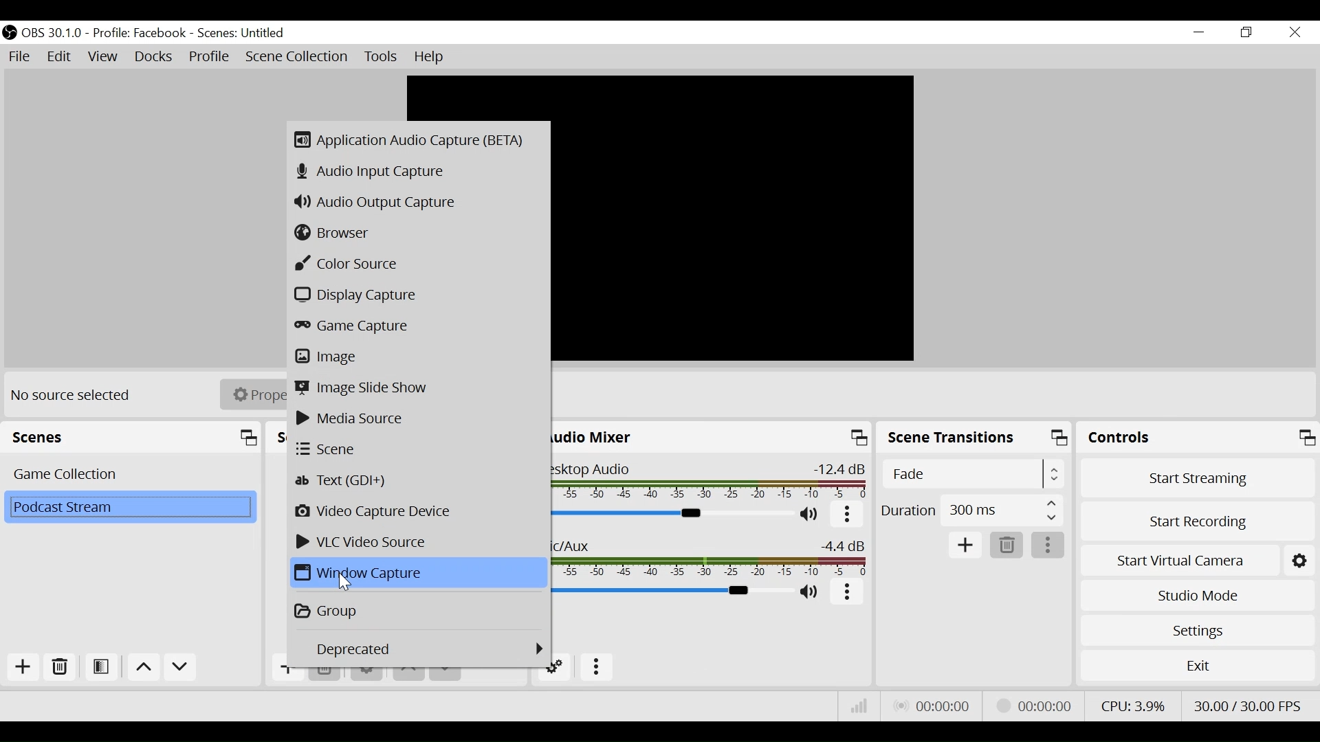 The height and width of the screenshot is (742, 1320). Describe the element at coordinates (974, 437) in the screenshot. I see `Scene Transitions Panel` at that location.